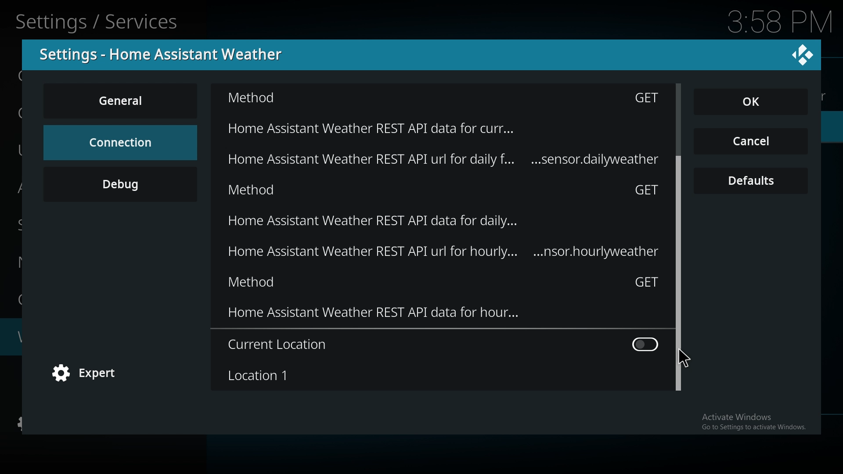 This screenshot has height=474, width=843. I want to click on Time, so click(781, 20).